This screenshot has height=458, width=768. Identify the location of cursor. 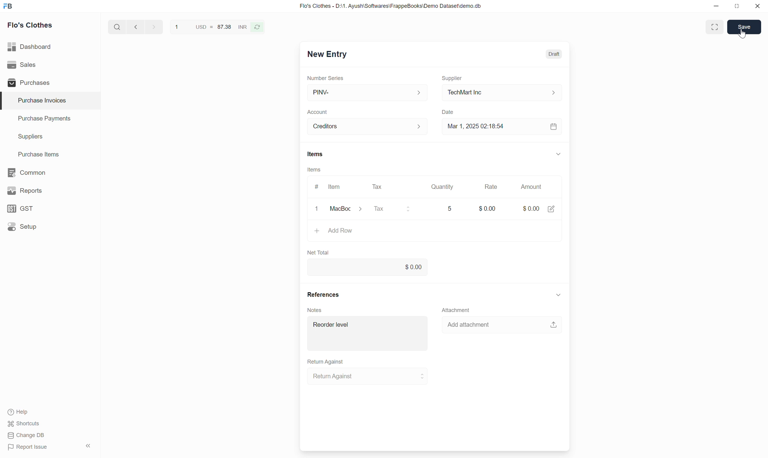
(743, 33).